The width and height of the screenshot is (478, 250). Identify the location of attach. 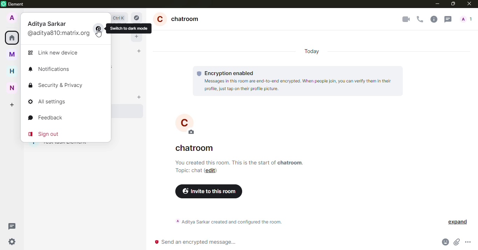
(456, 242).